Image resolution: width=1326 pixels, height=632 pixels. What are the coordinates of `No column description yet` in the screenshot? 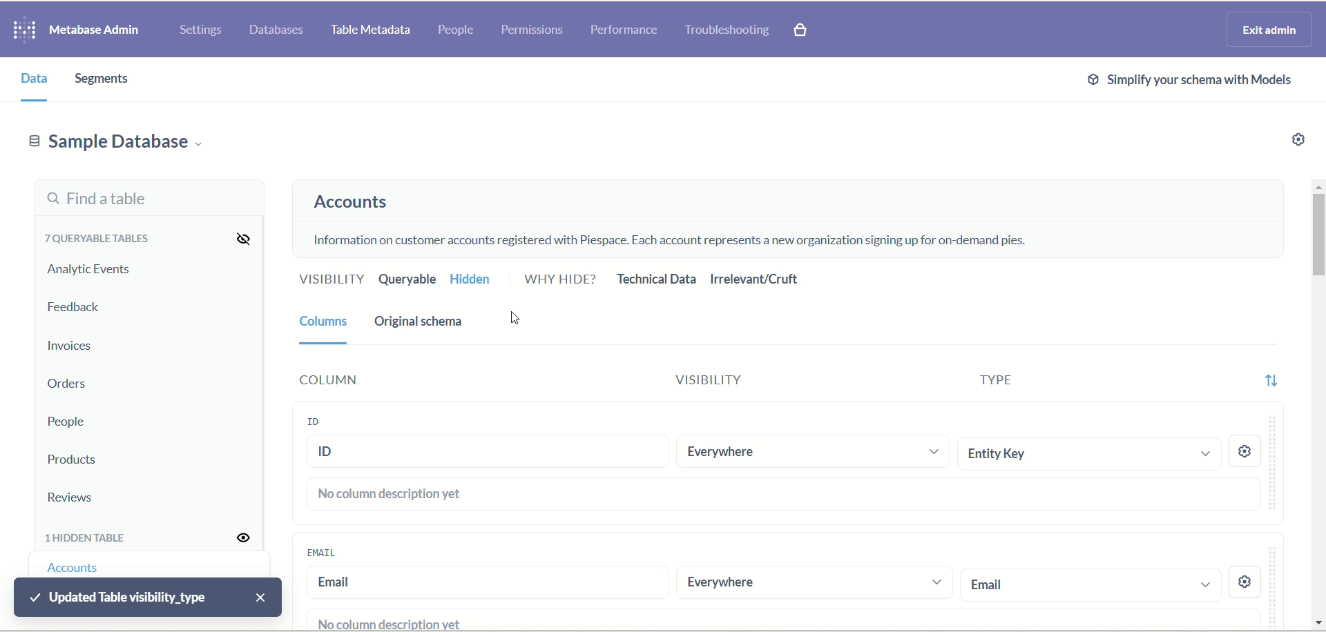 It's located at (391, 495).